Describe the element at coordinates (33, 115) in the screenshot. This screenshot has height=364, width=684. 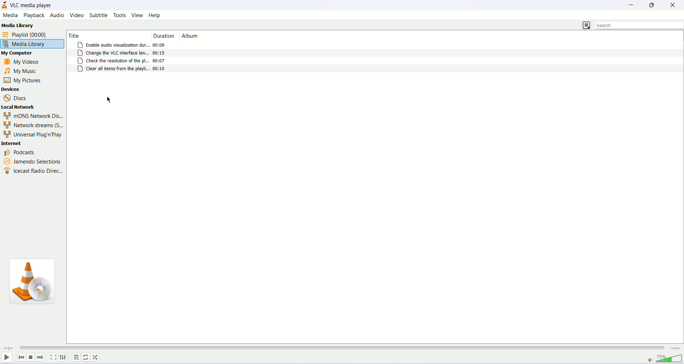
I see `mDNS Network` at that location.